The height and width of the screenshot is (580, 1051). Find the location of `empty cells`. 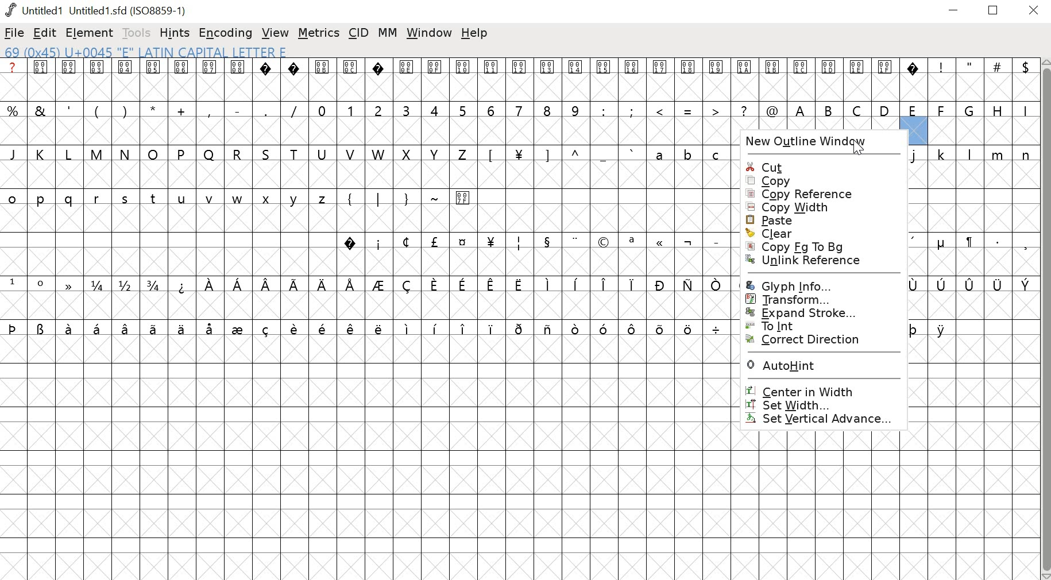

empty cells is located at coordinates (844, 503).